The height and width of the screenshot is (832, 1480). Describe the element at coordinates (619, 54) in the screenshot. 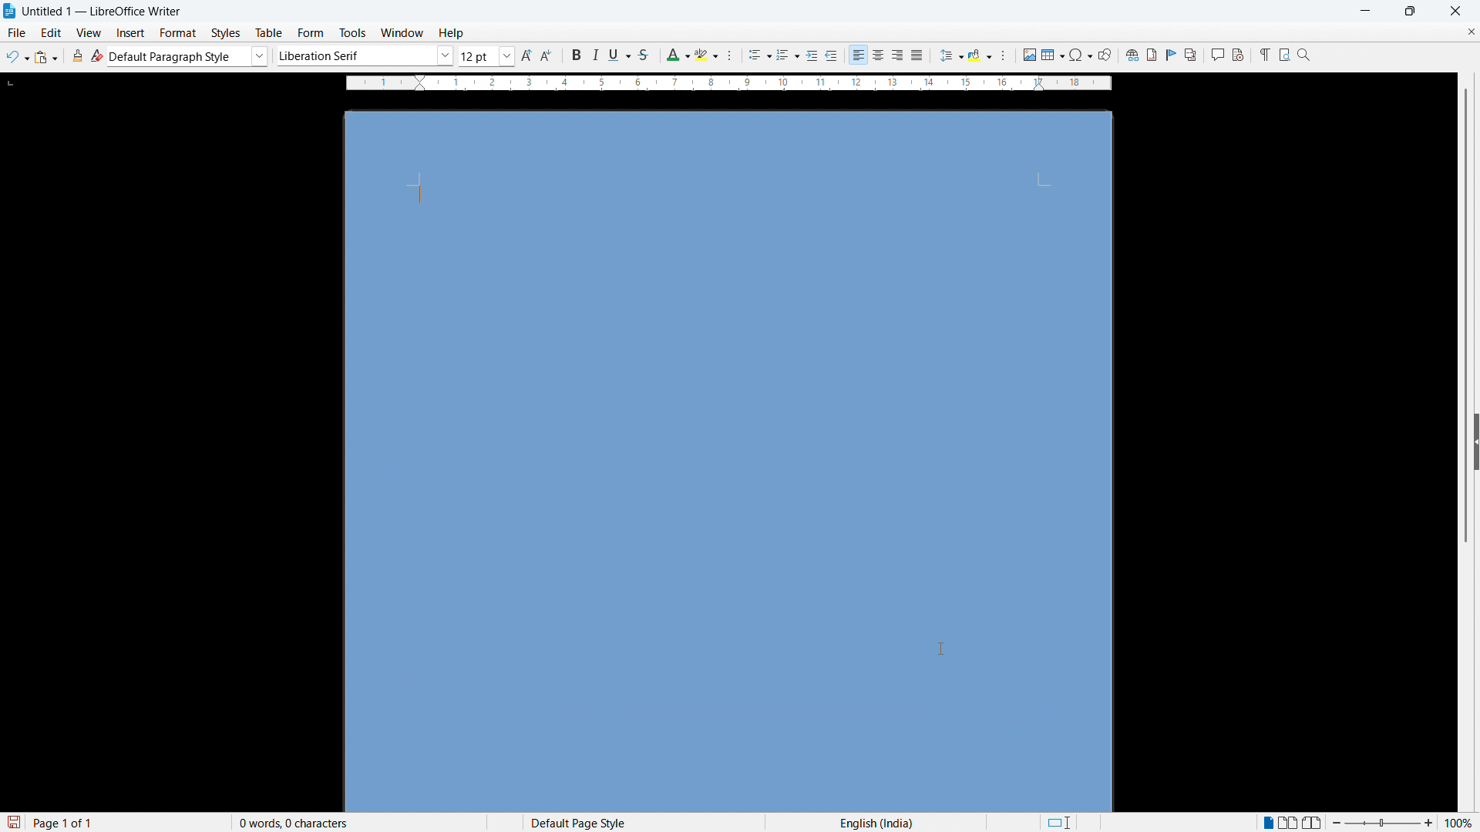

I see `Underline ` at that location.